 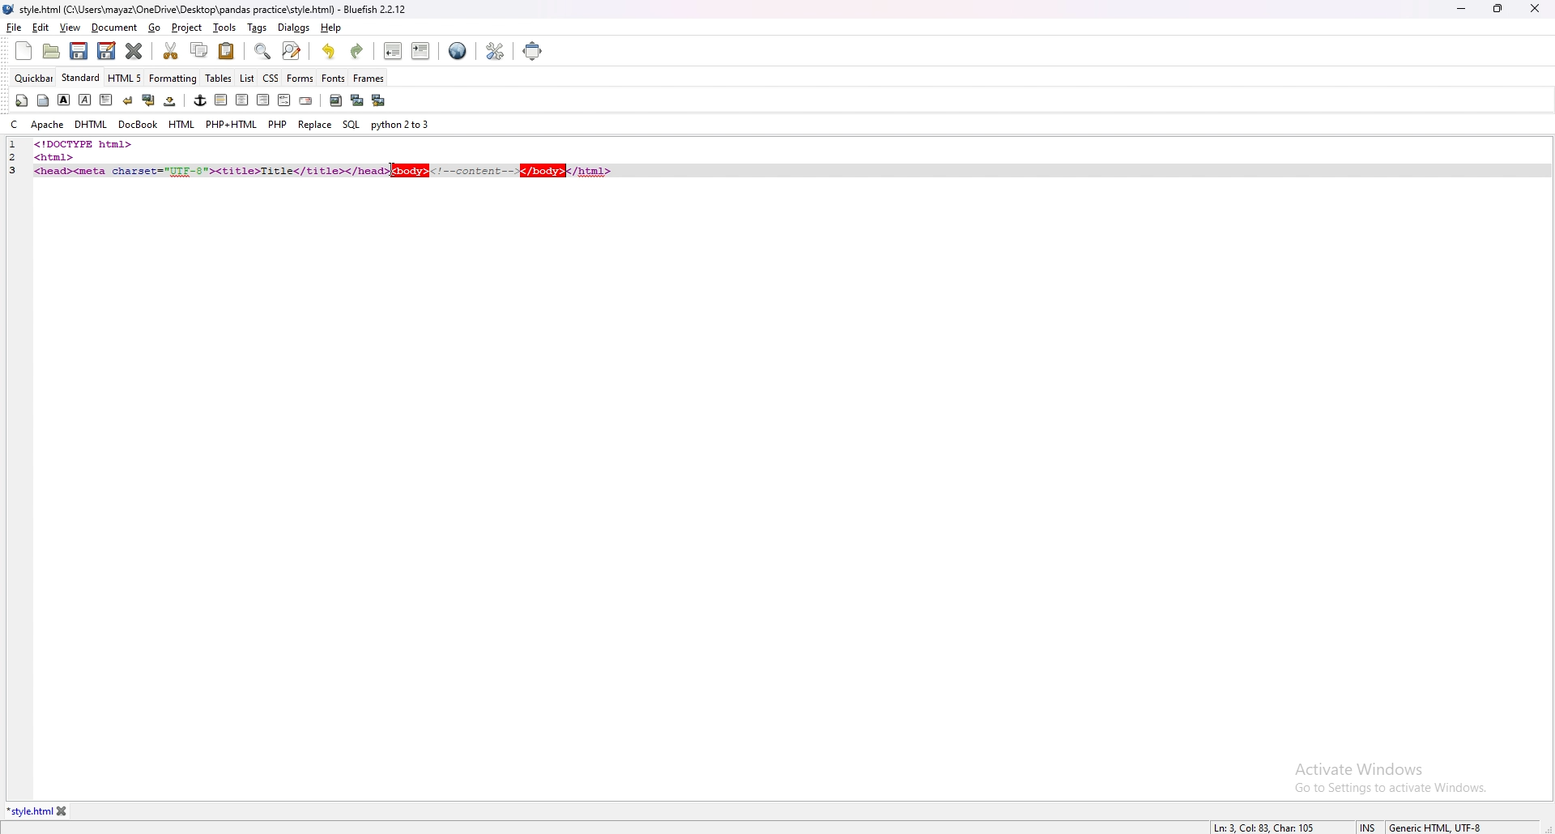 I want to click on minimize, so click(x=1461, y=10).